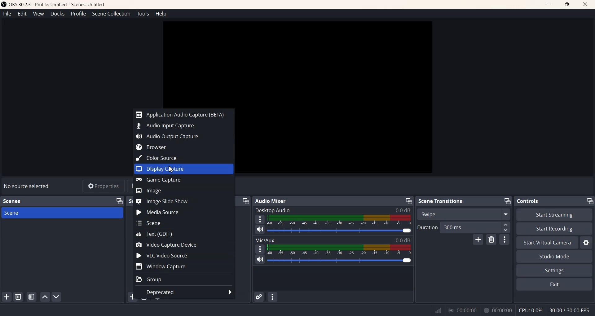 Image resolution: width=595 pixels, height=316 pixels. Describe the element at coordinates (183, 114) in the screenshot. I see `Application audio Capture` at that location.